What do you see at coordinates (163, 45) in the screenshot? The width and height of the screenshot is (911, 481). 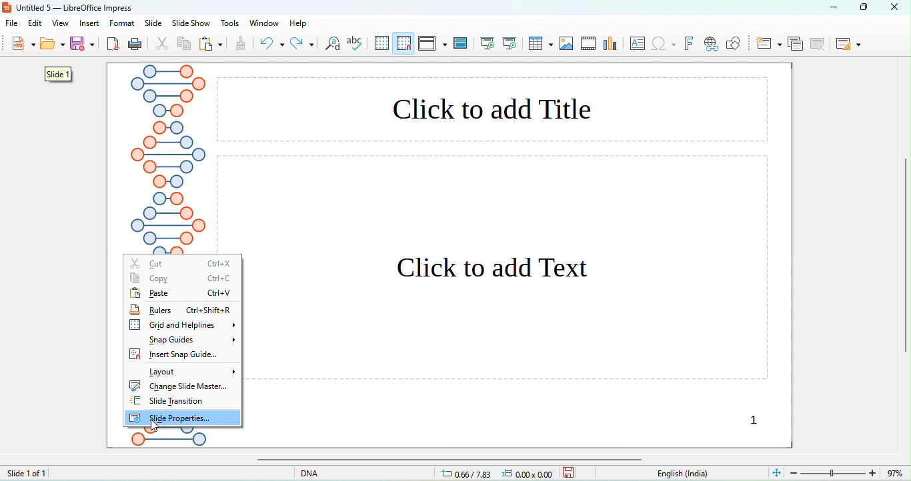 I see `cut` at bounding box center [163, 45].